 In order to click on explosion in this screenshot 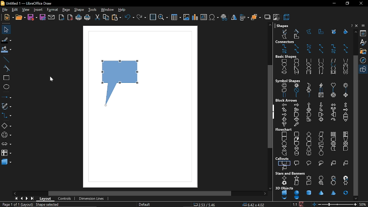, I will do `click(285, 183)`.